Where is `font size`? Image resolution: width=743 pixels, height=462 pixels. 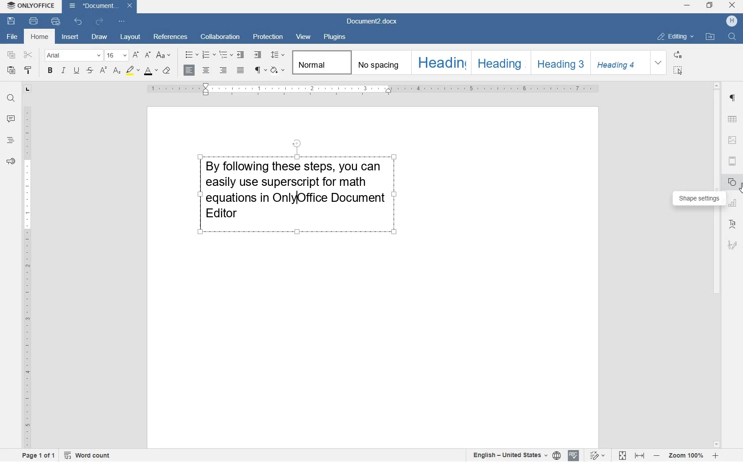
font size is located at coordinates (116, 55).